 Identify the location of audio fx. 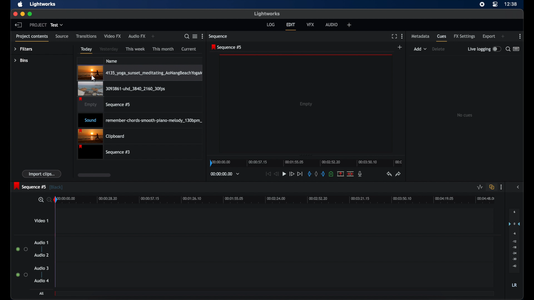
(137, 36).